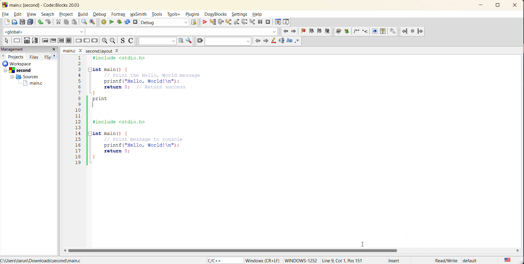  What do you see at coordinates (98, 51) in the screenshot?
I see `second.layout` at bounding box center [98, 51].